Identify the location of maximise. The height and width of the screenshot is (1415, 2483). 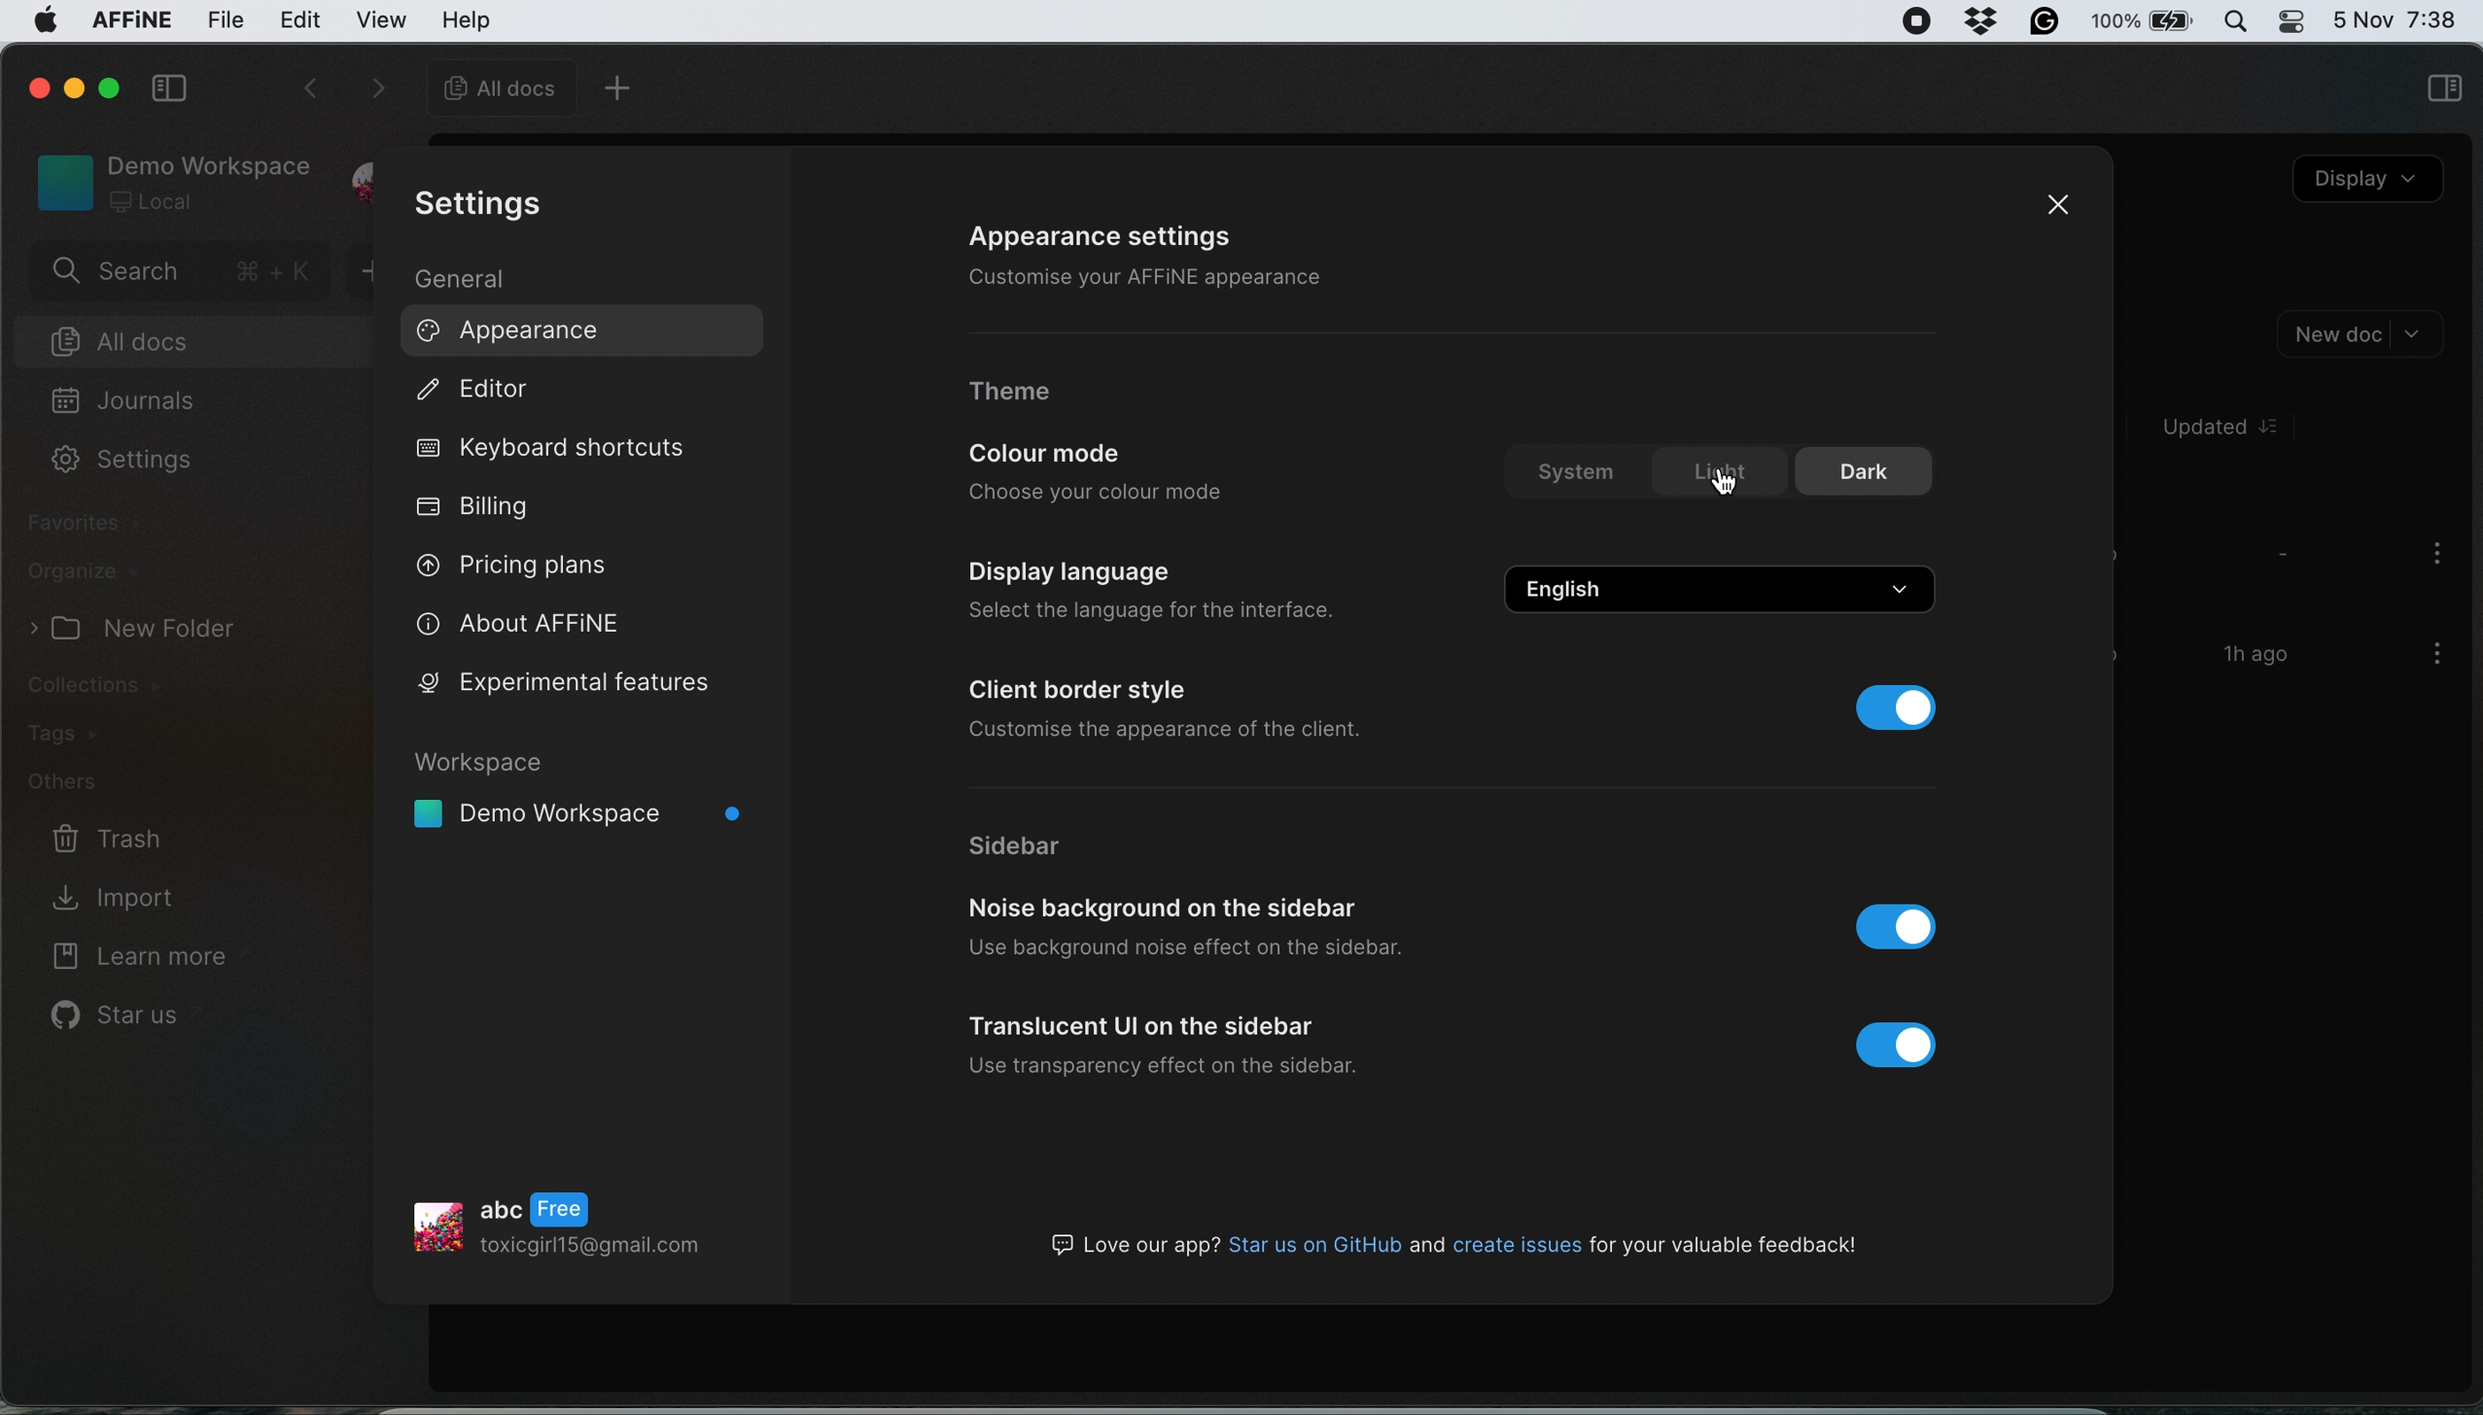
(112, 87).